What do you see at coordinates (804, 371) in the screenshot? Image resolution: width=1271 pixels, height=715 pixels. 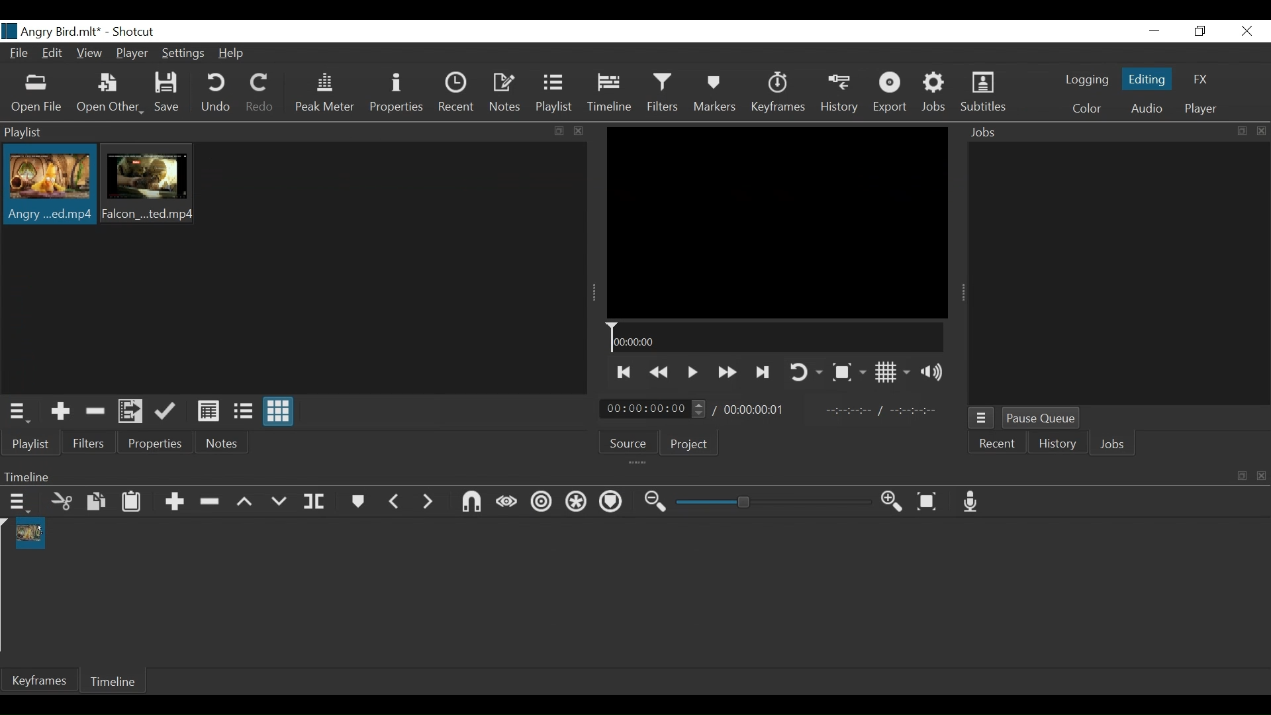 I see `Toggle player looping` at bounding box center [804, 371].